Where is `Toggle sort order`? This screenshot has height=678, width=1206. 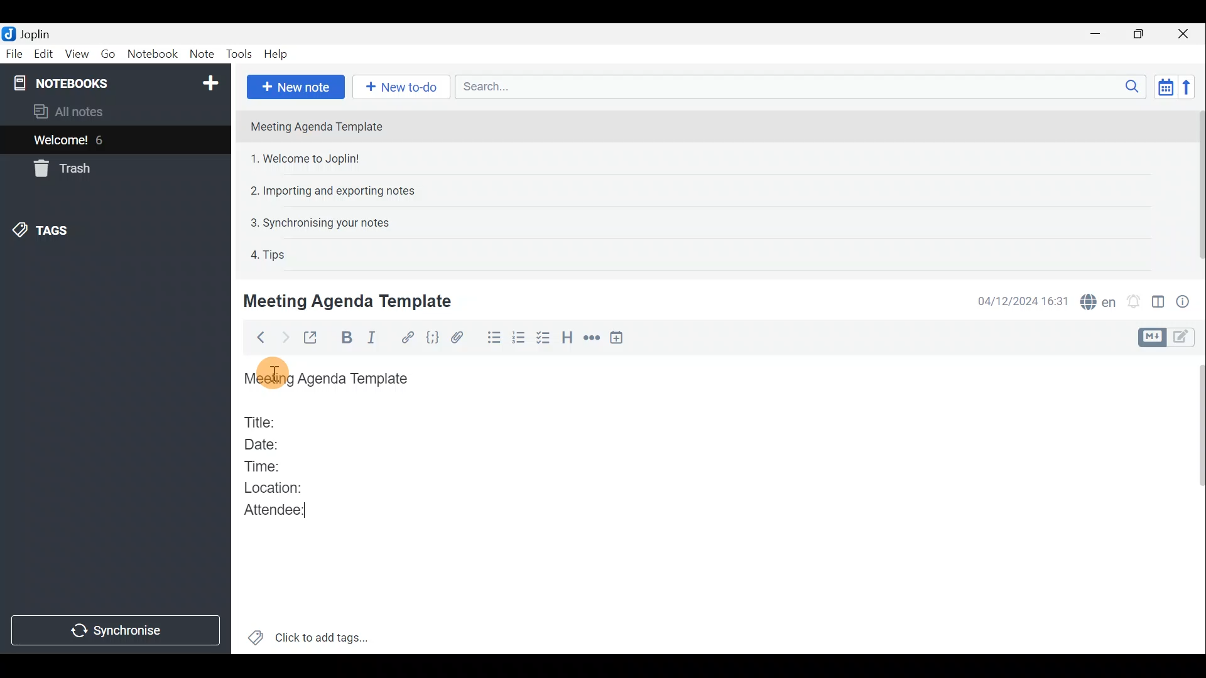 Toggle sort order is located at coordinates (1163, 85).